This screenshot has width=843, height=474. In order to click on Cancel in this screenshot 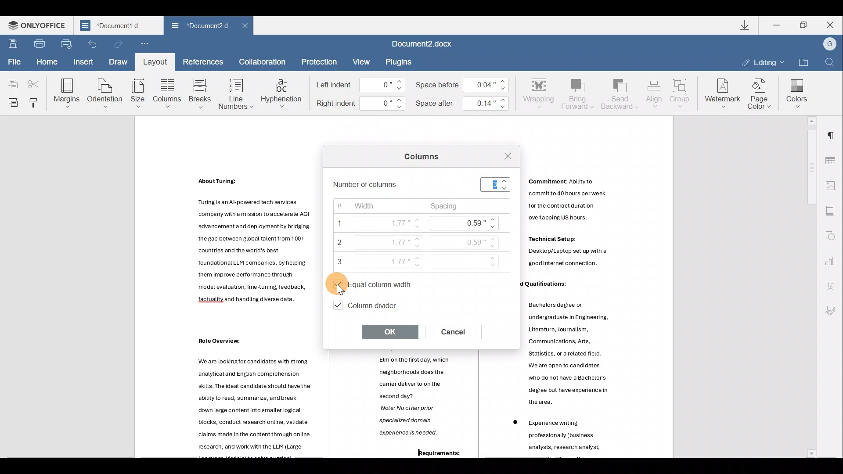, I will do `click(458, 331)`.